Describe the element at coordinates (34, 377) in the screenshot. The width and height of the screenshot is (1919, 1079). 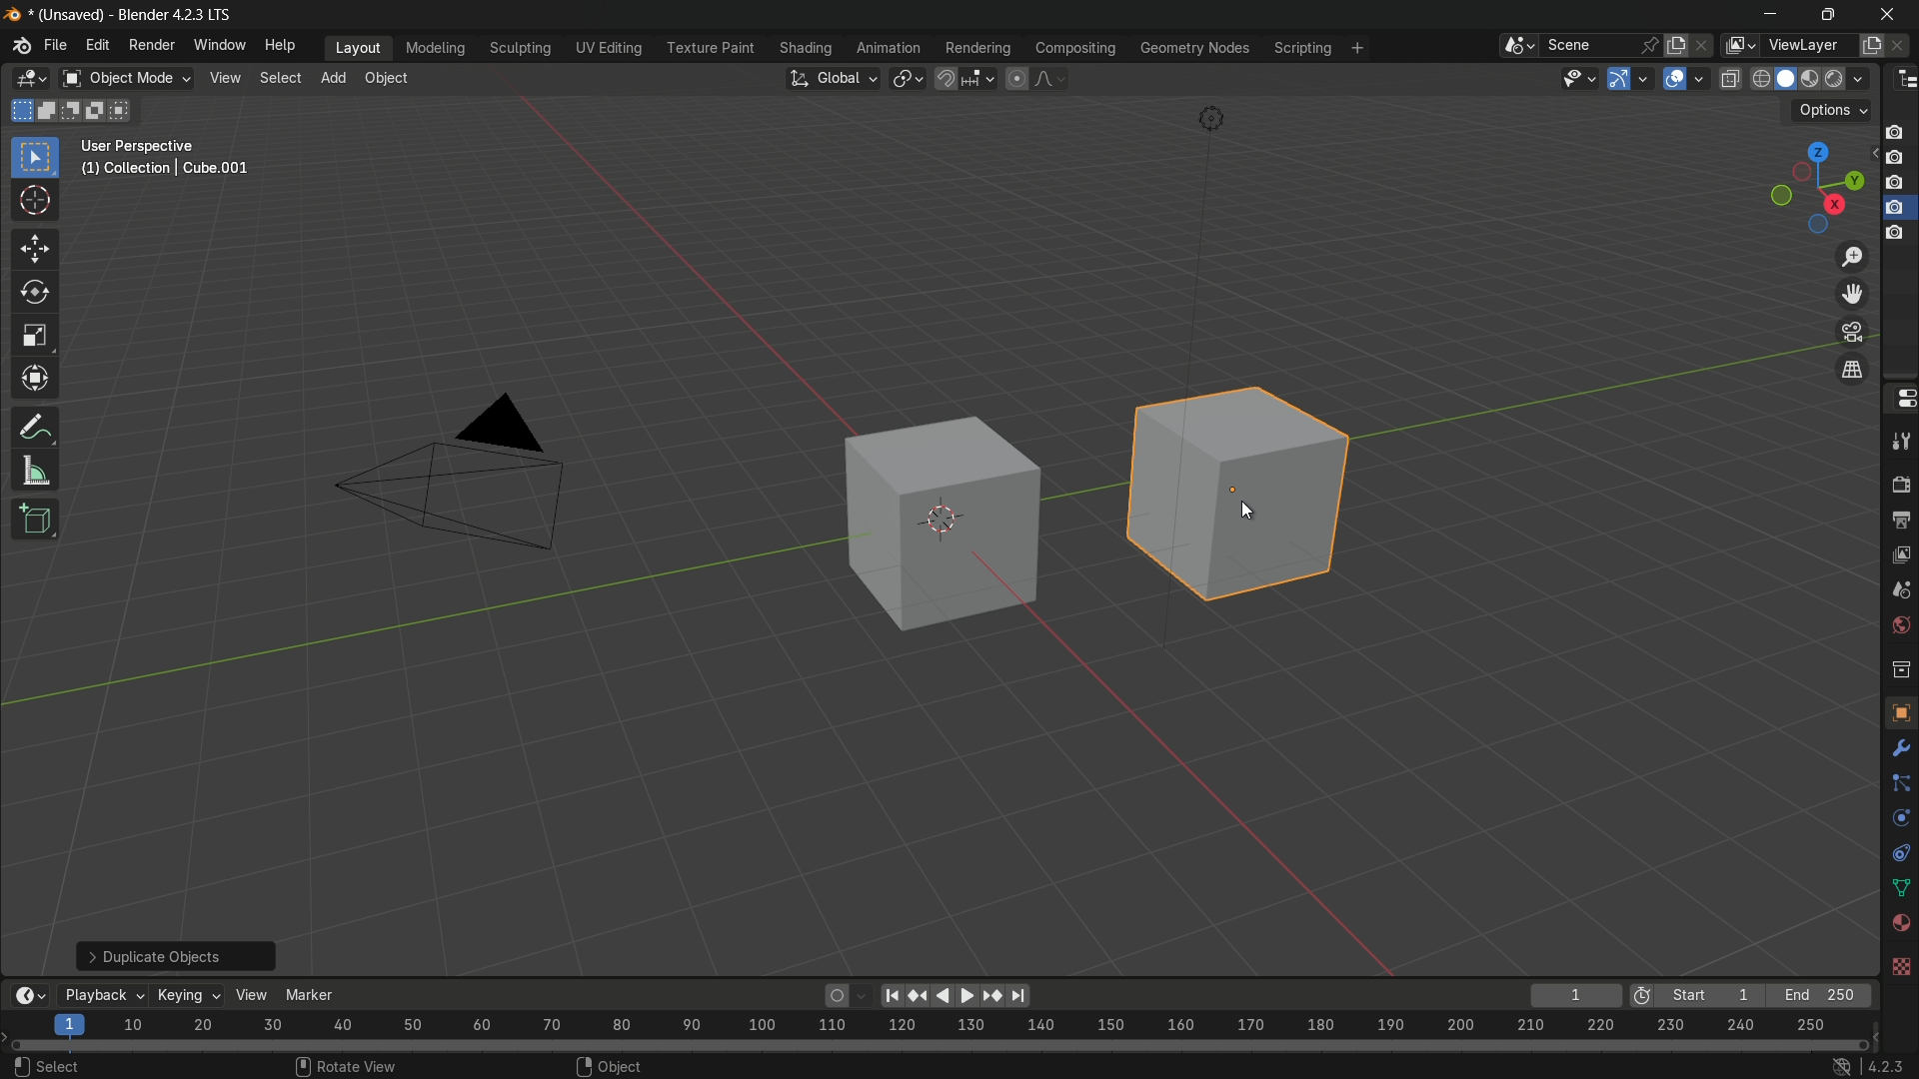
I see `transform` at that location.